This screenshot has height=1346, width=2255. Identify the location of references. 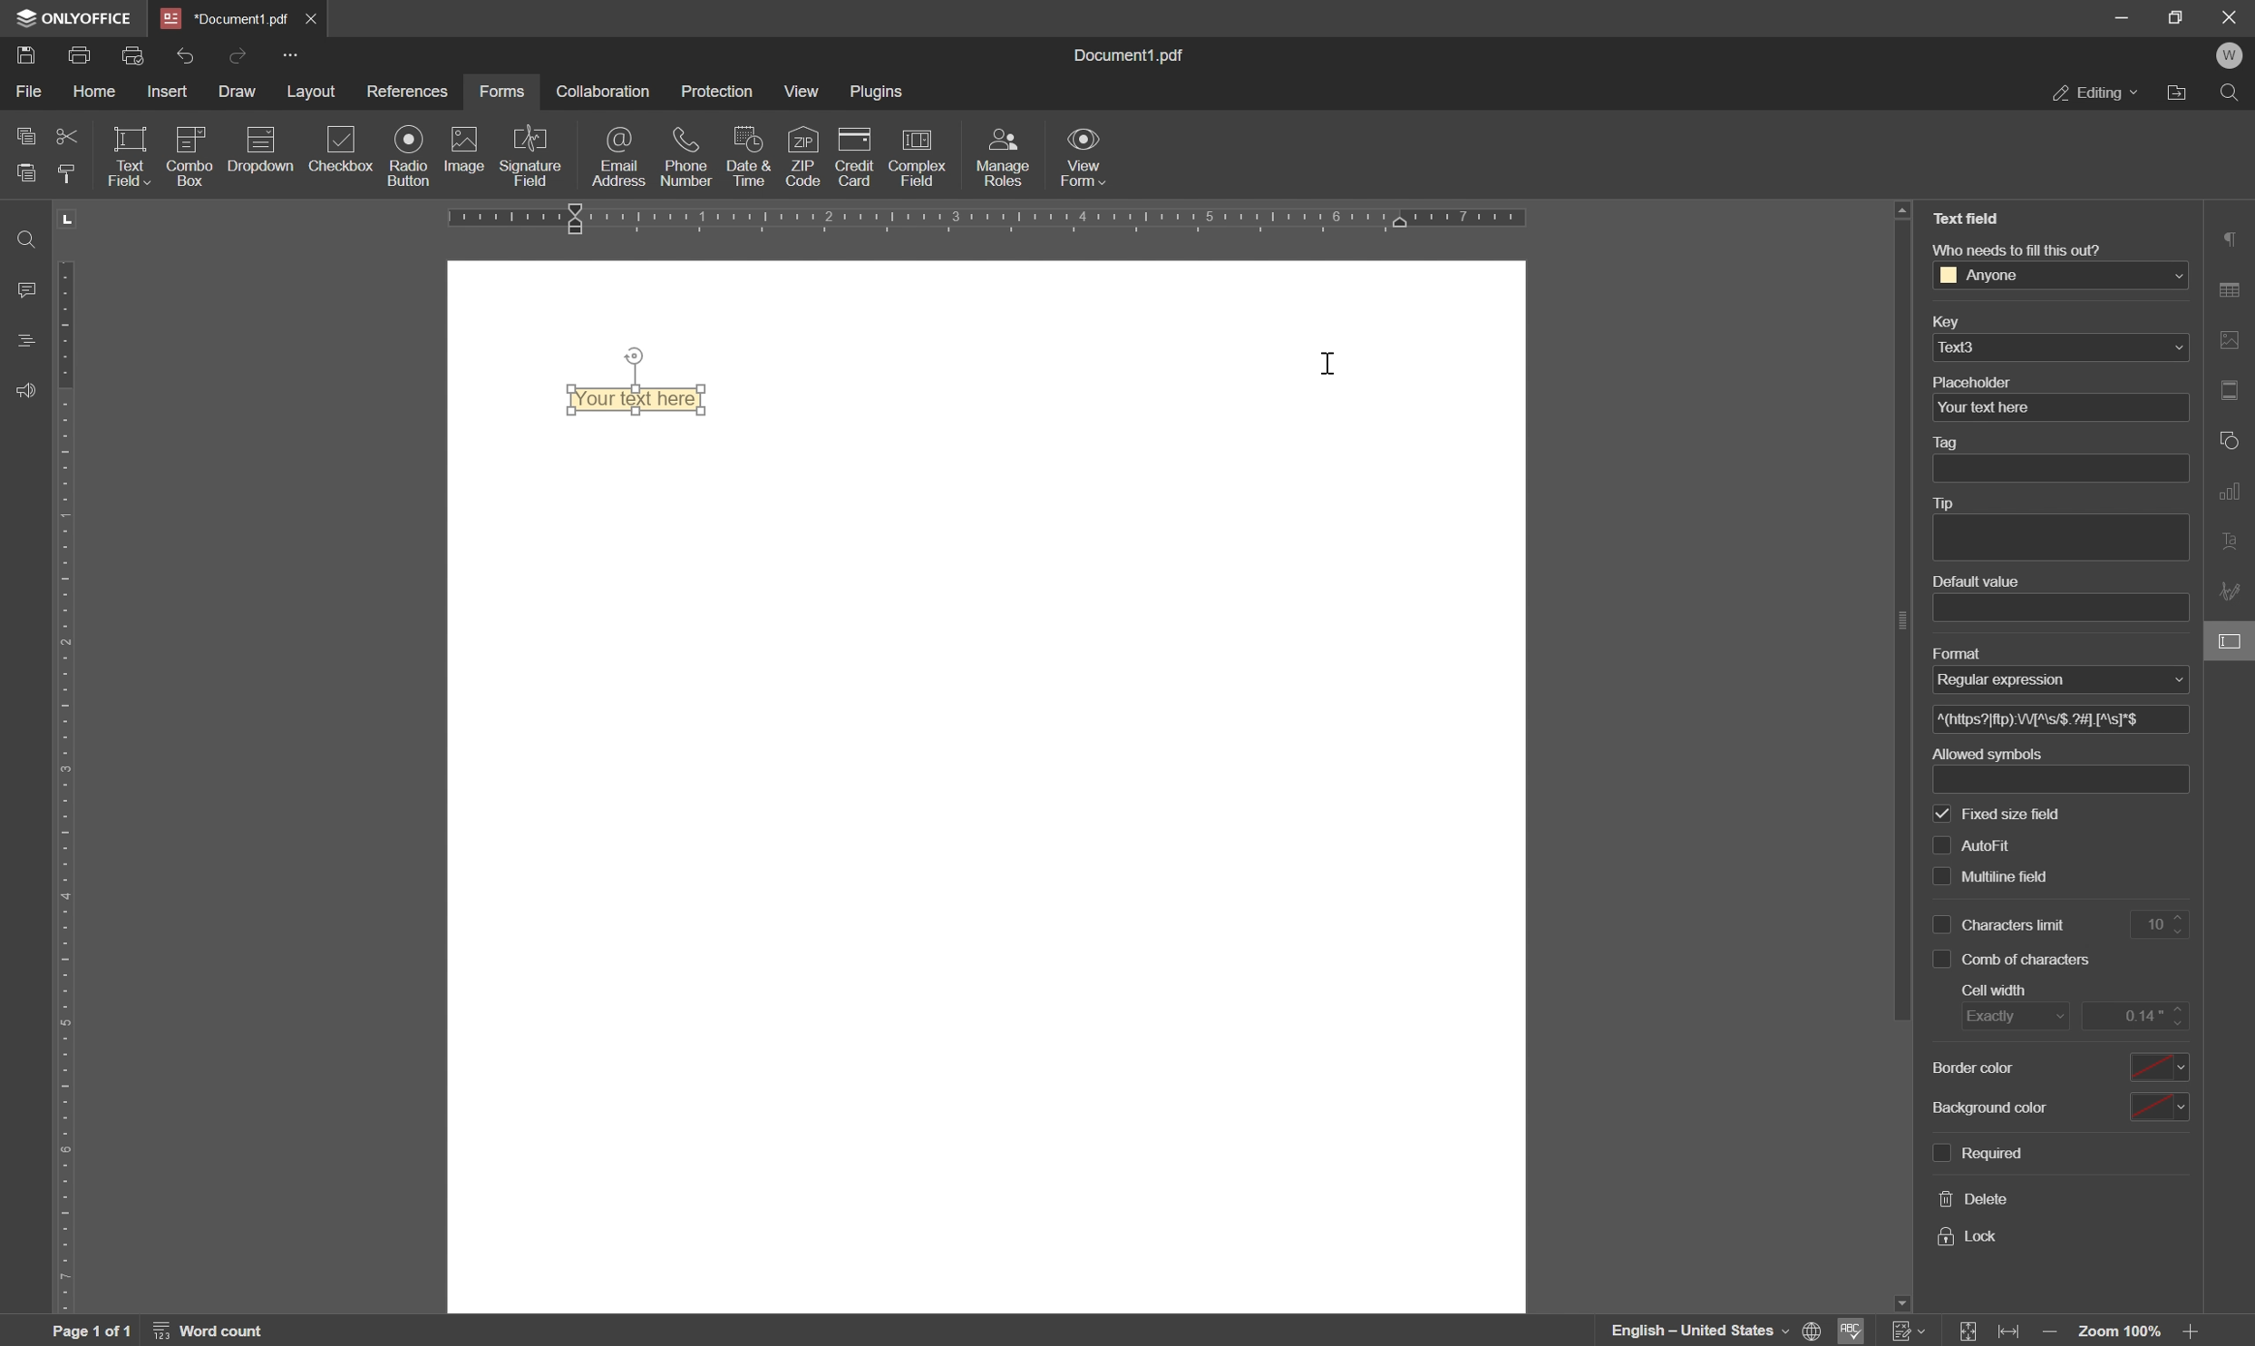
(408, 91).